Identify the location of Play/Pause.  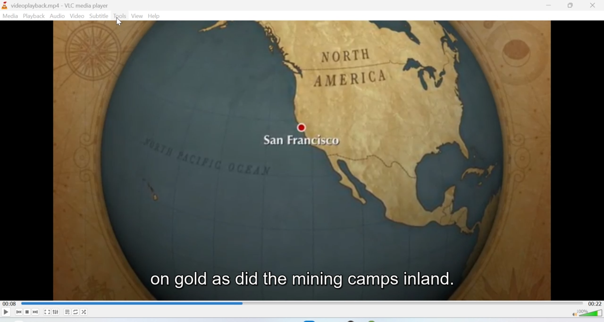
(6, 312).